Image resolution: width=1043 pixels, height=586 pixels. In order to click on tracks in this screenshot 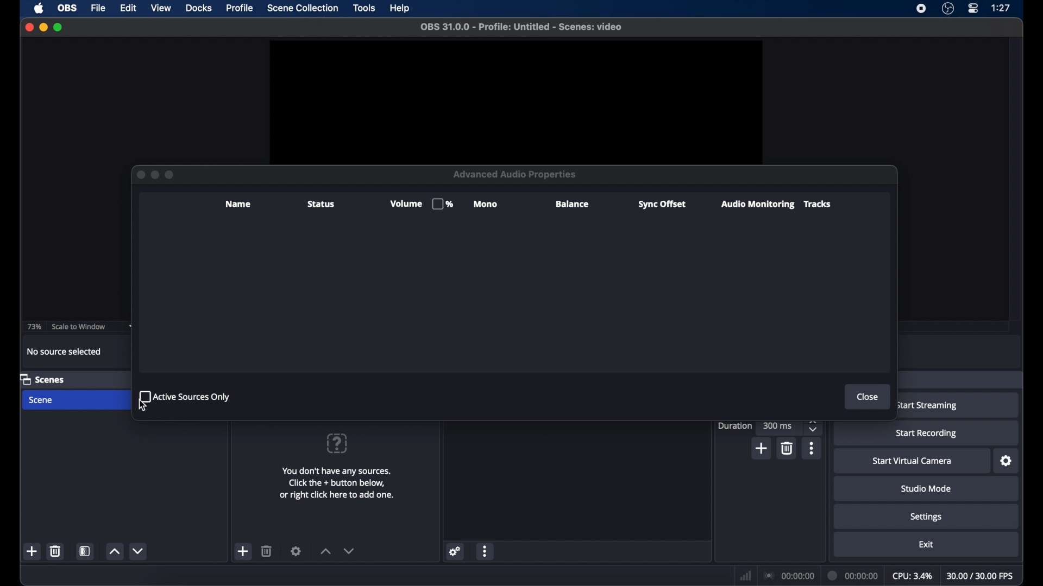, I will do `click(818, 204)`.